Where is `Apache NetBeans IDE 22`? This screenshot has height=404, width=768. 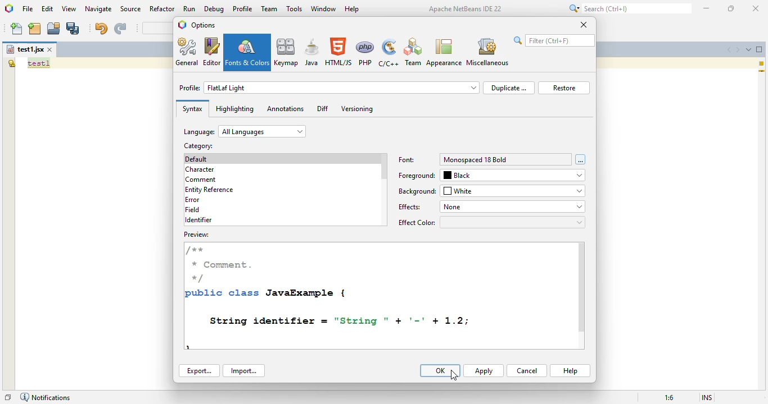
Apache NetBeans IDE 22 is located at coordinates (466, 8).